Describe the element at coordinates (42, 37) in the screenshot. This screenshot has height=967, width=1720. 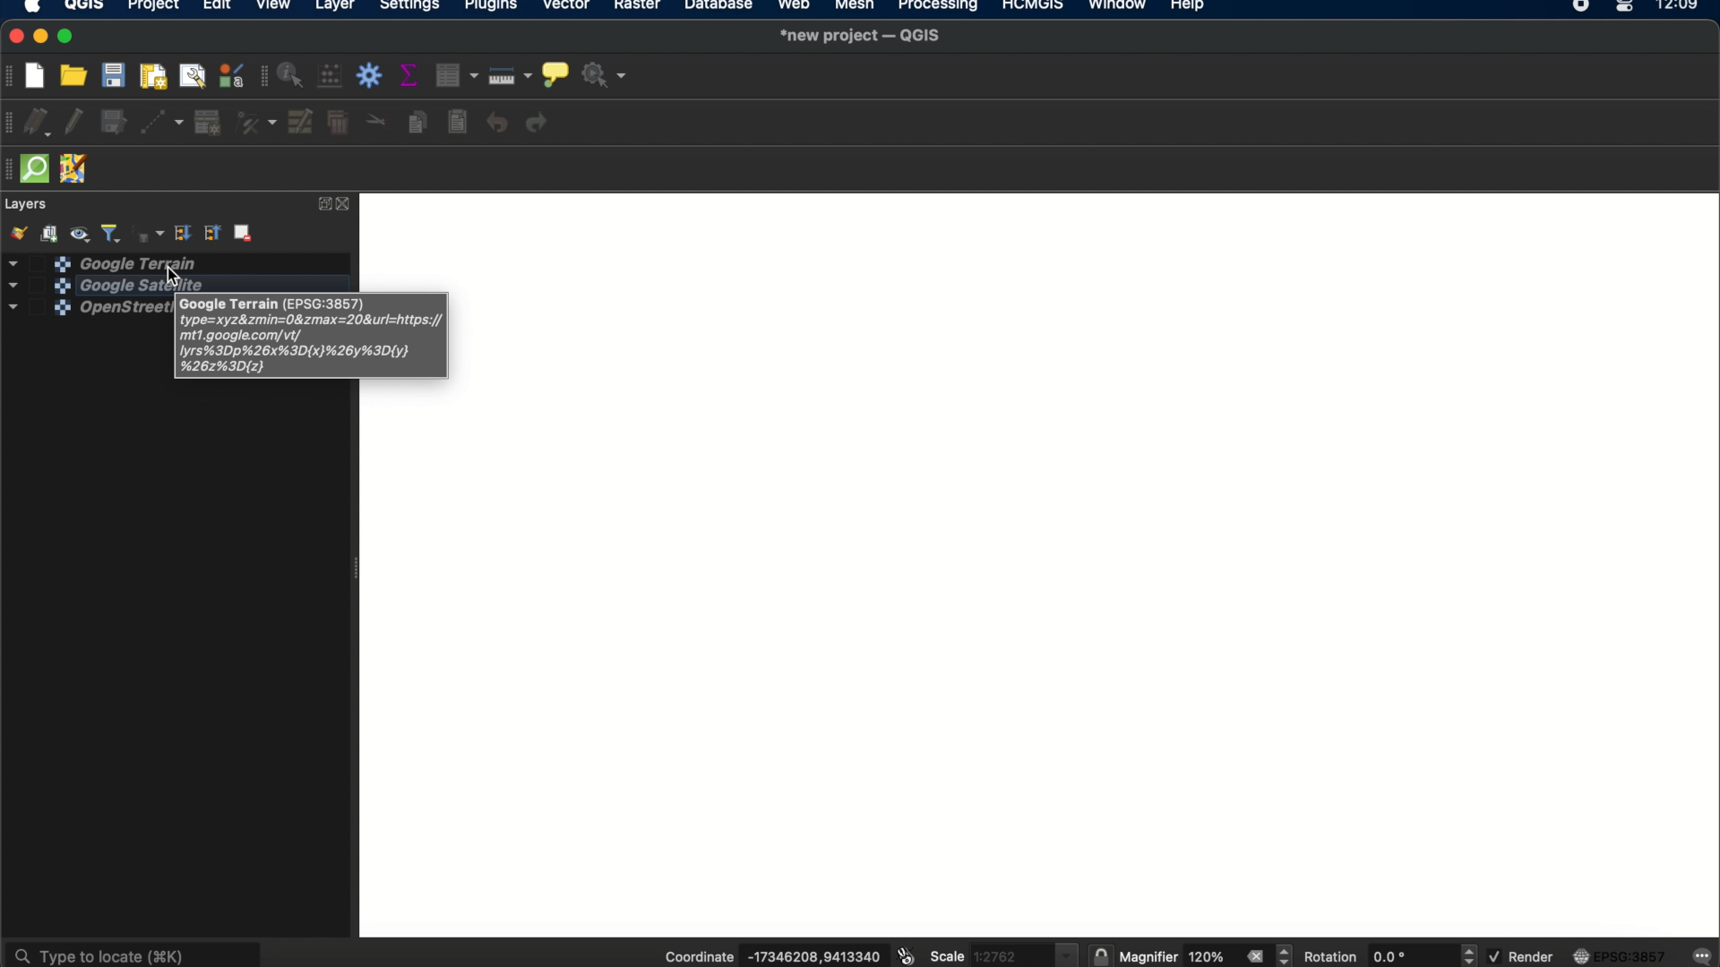
I see `minimize` at that location.